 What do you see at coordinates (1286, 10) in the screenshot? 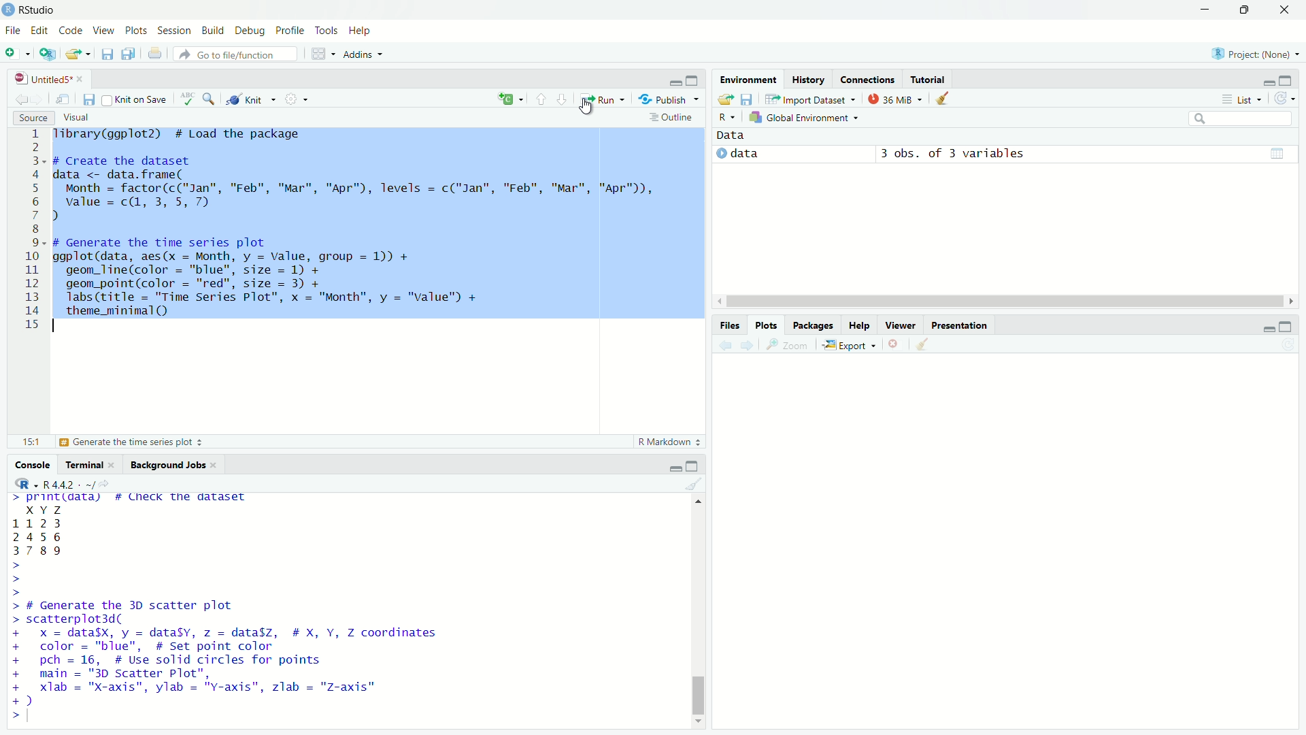
I see `close` at bounding box center [1286, 10].